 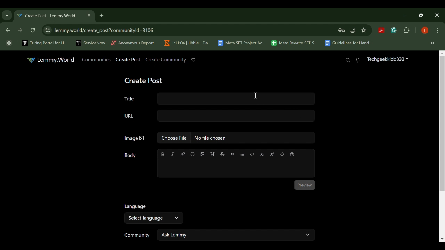 What do you see at coordinates (193, 60) in the screenshot?
I see `Donate to Lemmy` at bounding box center [193, 60].